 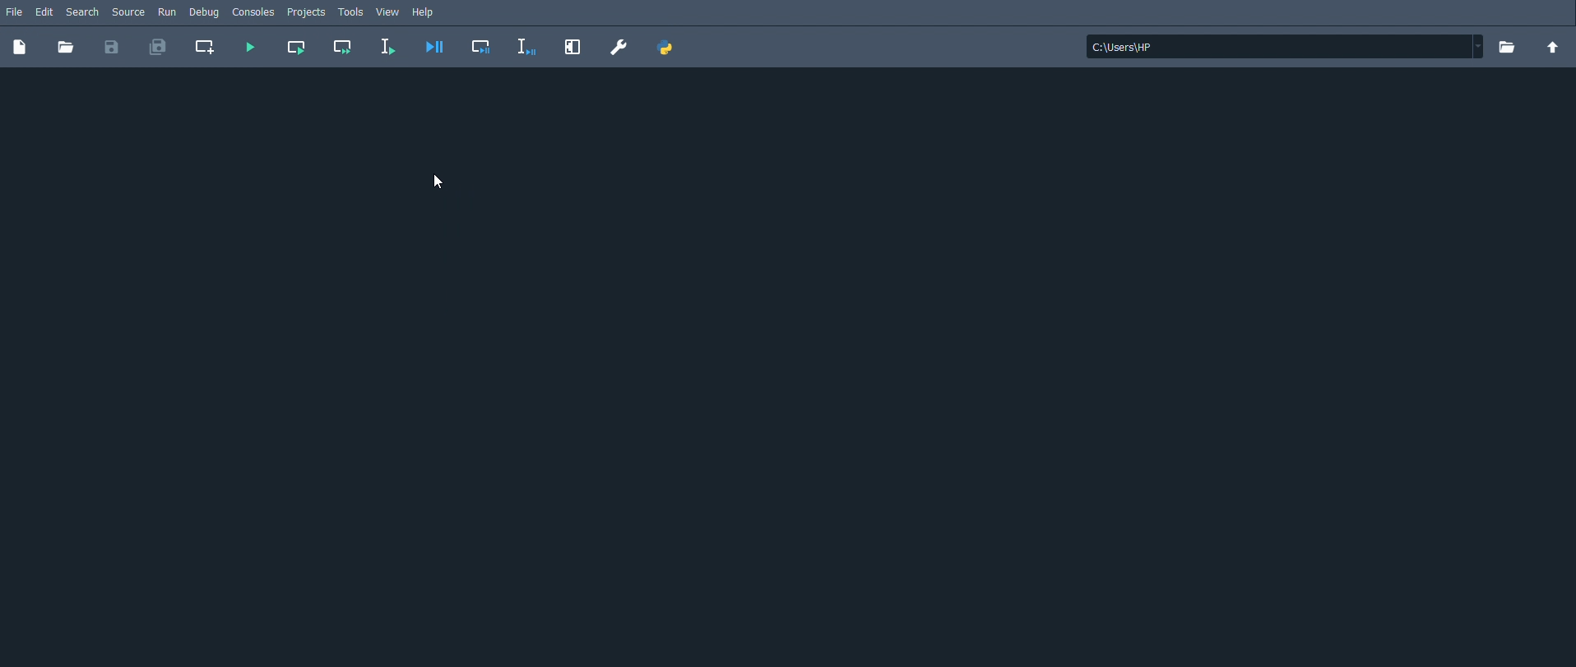 I want to click on Maximize current pane, so click(x=572, y=48).